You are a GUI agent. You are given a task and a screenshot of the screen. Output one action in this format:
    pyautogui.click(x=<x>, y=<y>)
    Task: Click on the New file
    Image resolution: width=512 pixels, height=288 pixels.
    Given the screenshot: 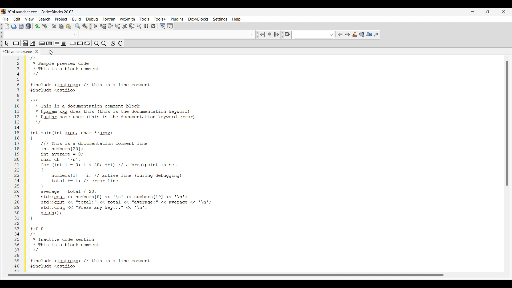 What is the action you would take?
    pyautogui.click(x=7, y=26)
    